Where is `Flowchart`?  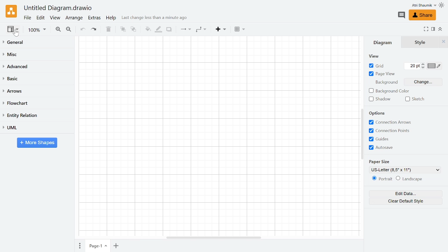 Flowchart is located at coordinates (36, 103).